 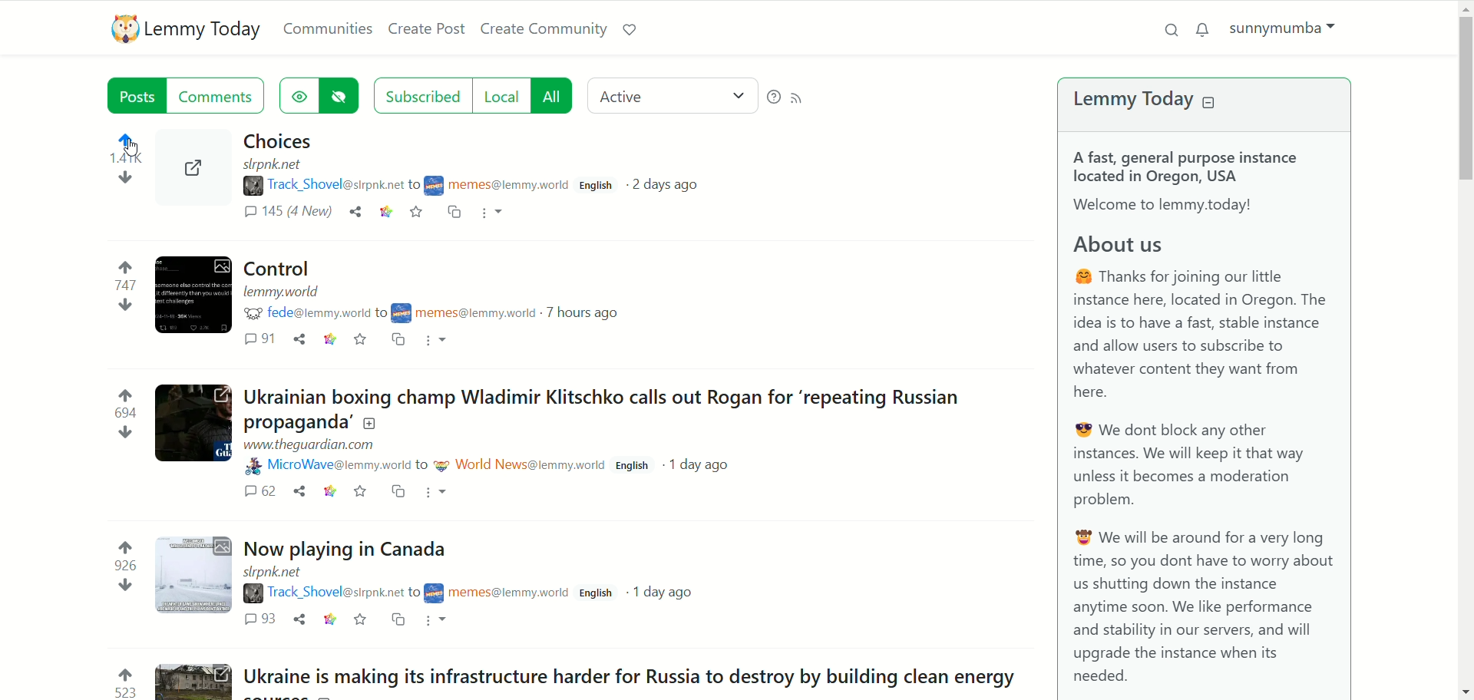 I want to click on username, so click(x=337, y=464).